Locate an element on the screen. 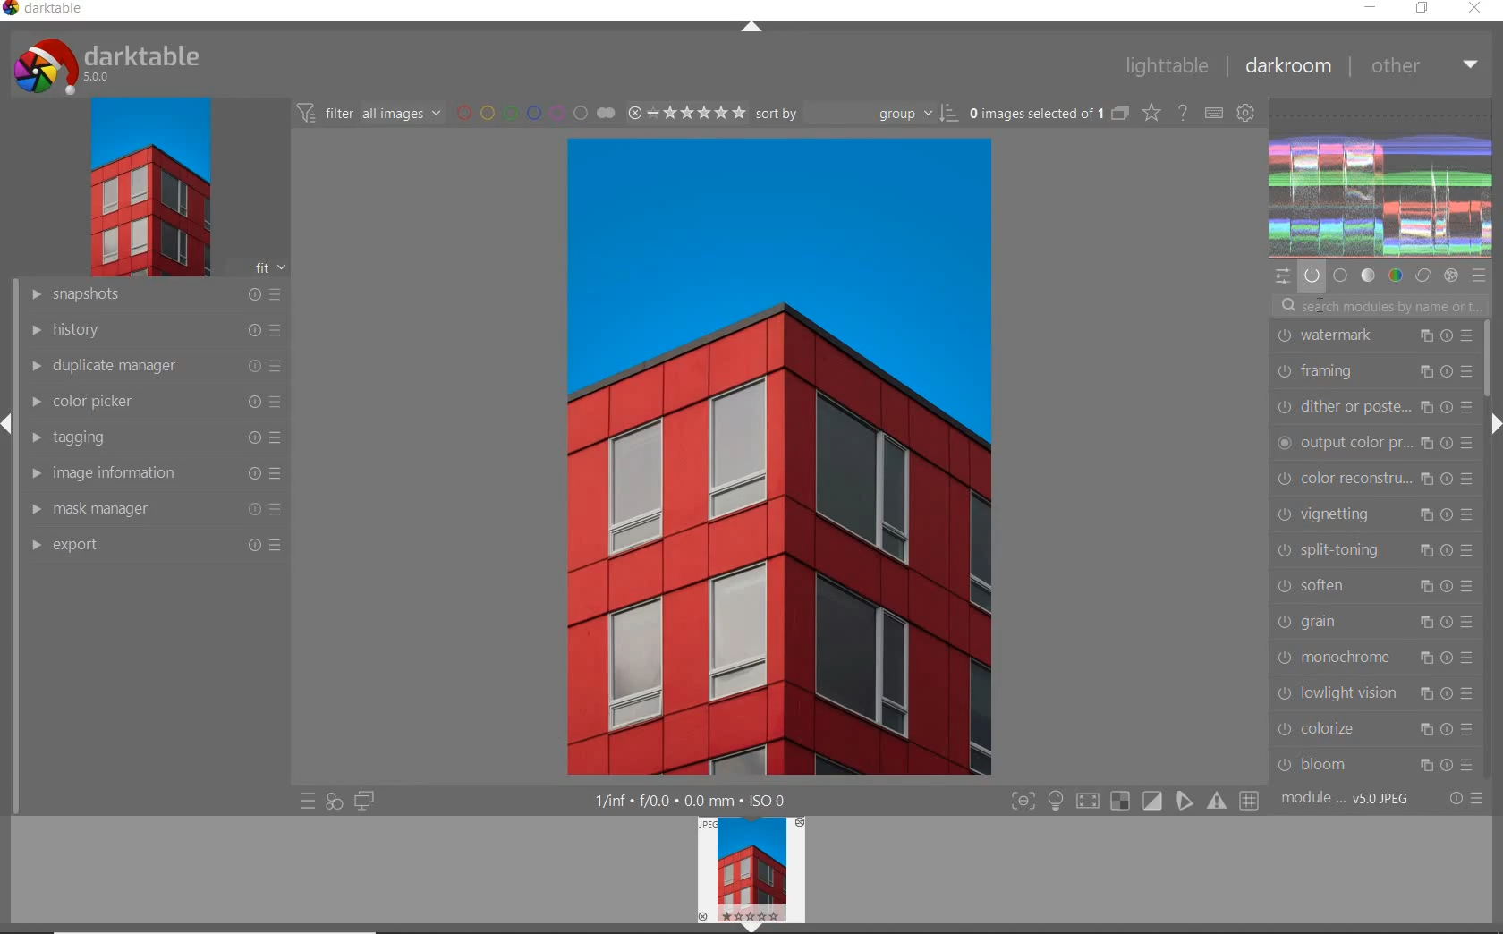 Image resolution: width=1503 pixels, height=934 pixels. close is located at coordinates (1475, 10).